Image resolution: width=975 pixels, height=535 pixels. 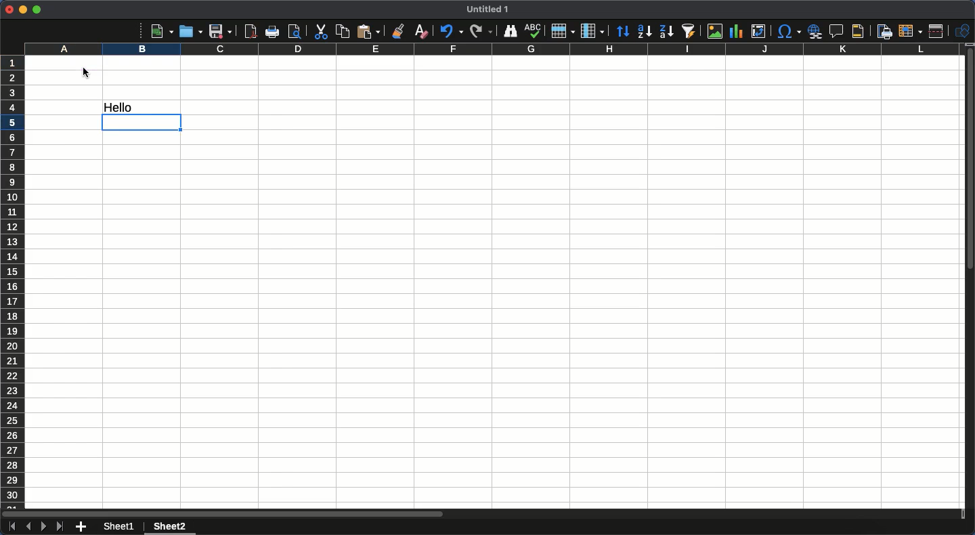 What do you see at coordinates (343, 31) in the screenshot?
I see `Copy` at bounding box center [343, 31].